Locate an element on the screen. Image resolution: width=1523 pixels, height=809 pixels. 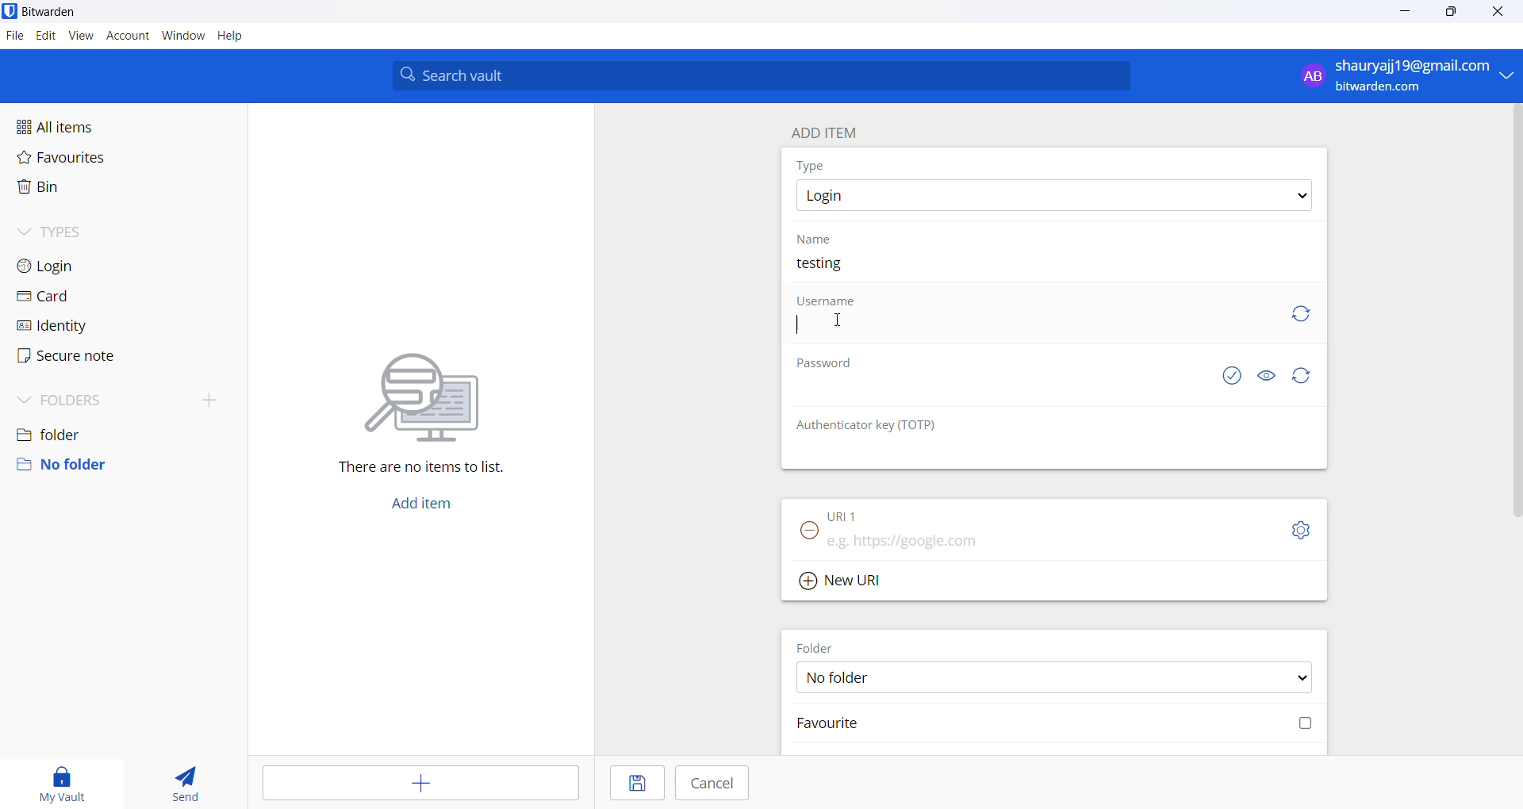
types is located at coordinates (88, 232).